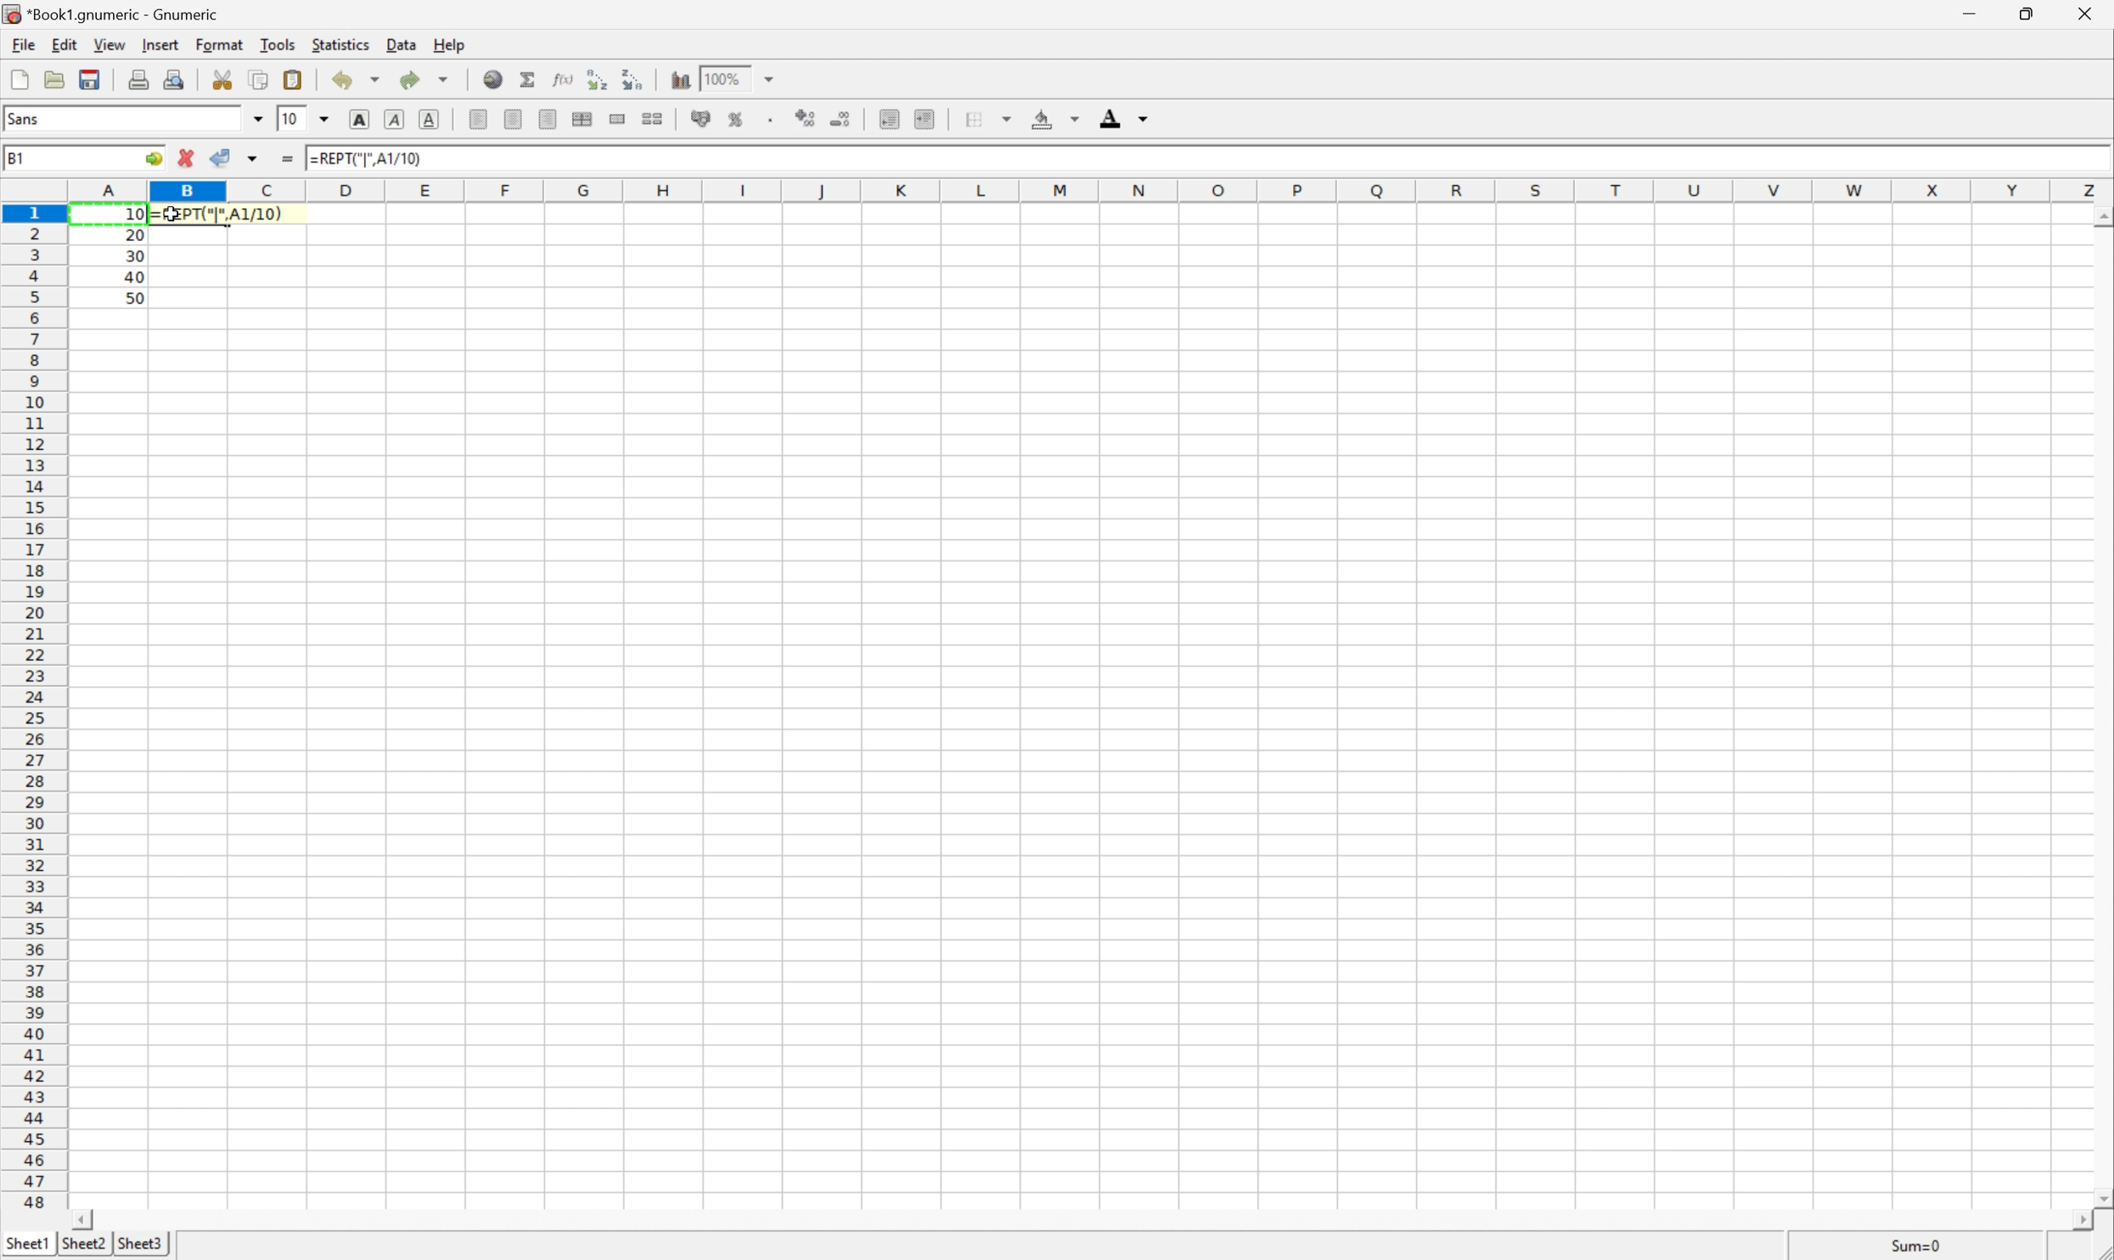 This screenshot has width=2114, height=1260. Describe the element at coordinates (633, 78) in the screenshot. I see `Sort the selected region in descending order based on the first column selected` at that location.